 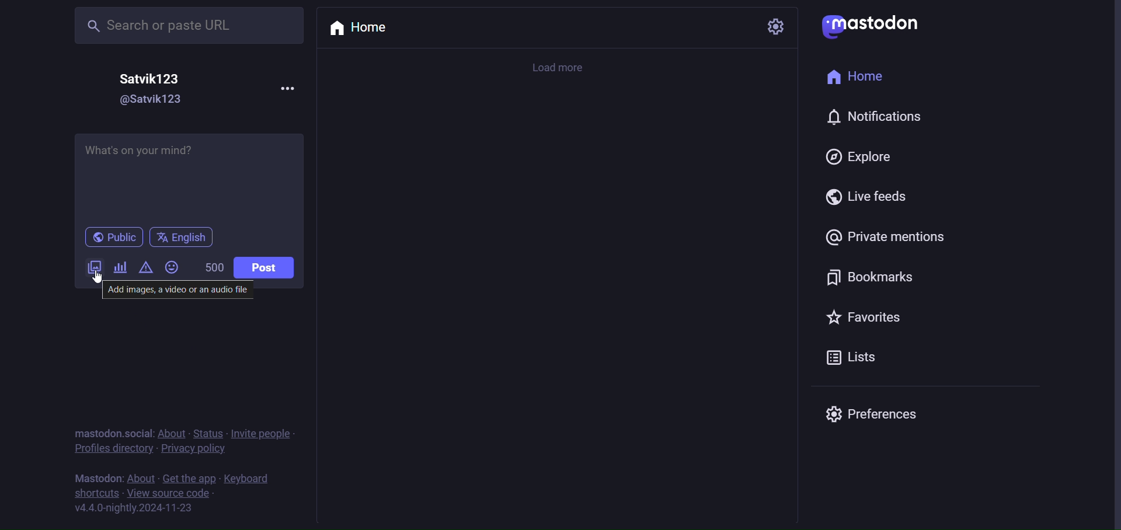 What do you see at coordinates (207, 433) in the screenshot?
I see `status` at bounding box center [207, 433].